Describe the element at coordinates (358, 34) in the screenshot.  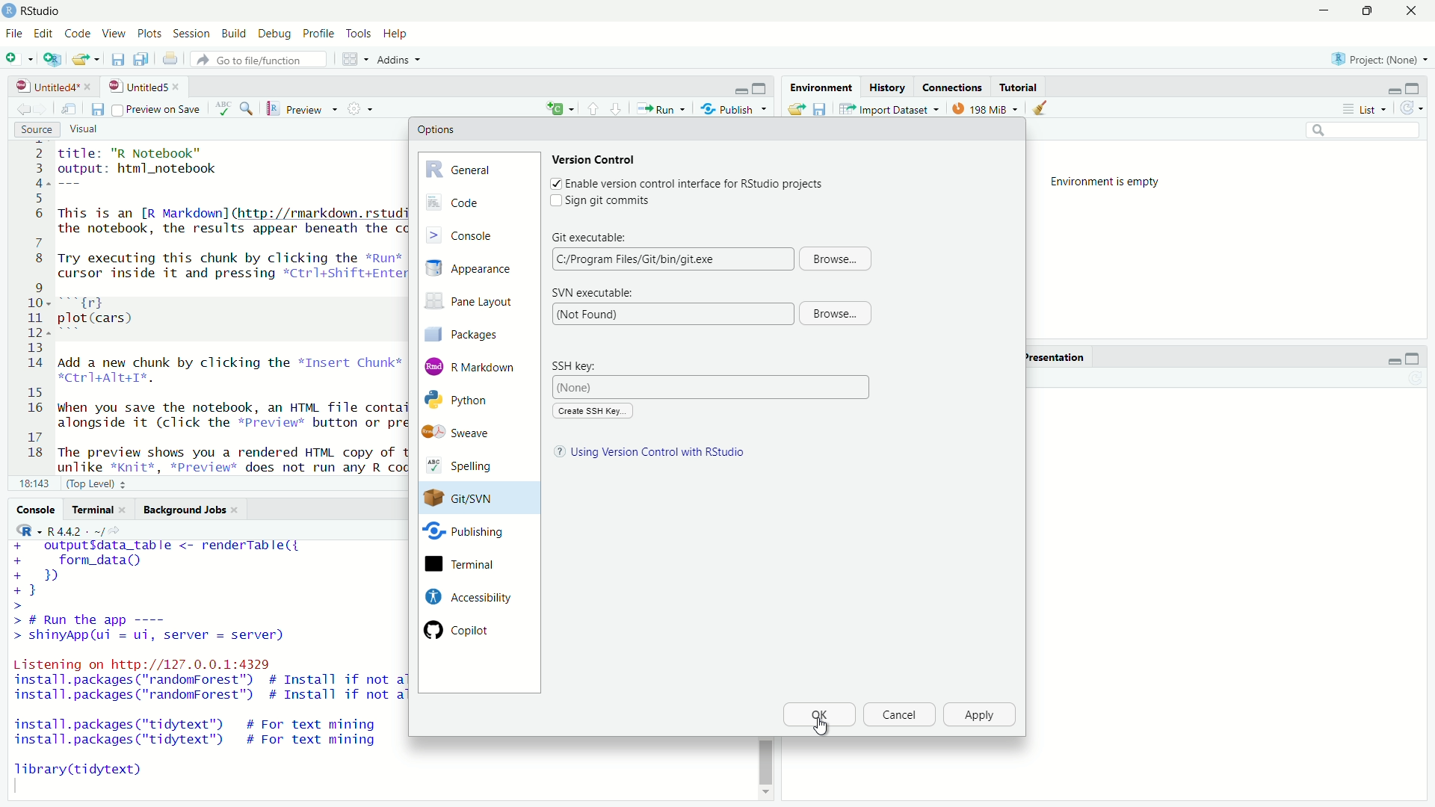
I see `Toys` at that location.